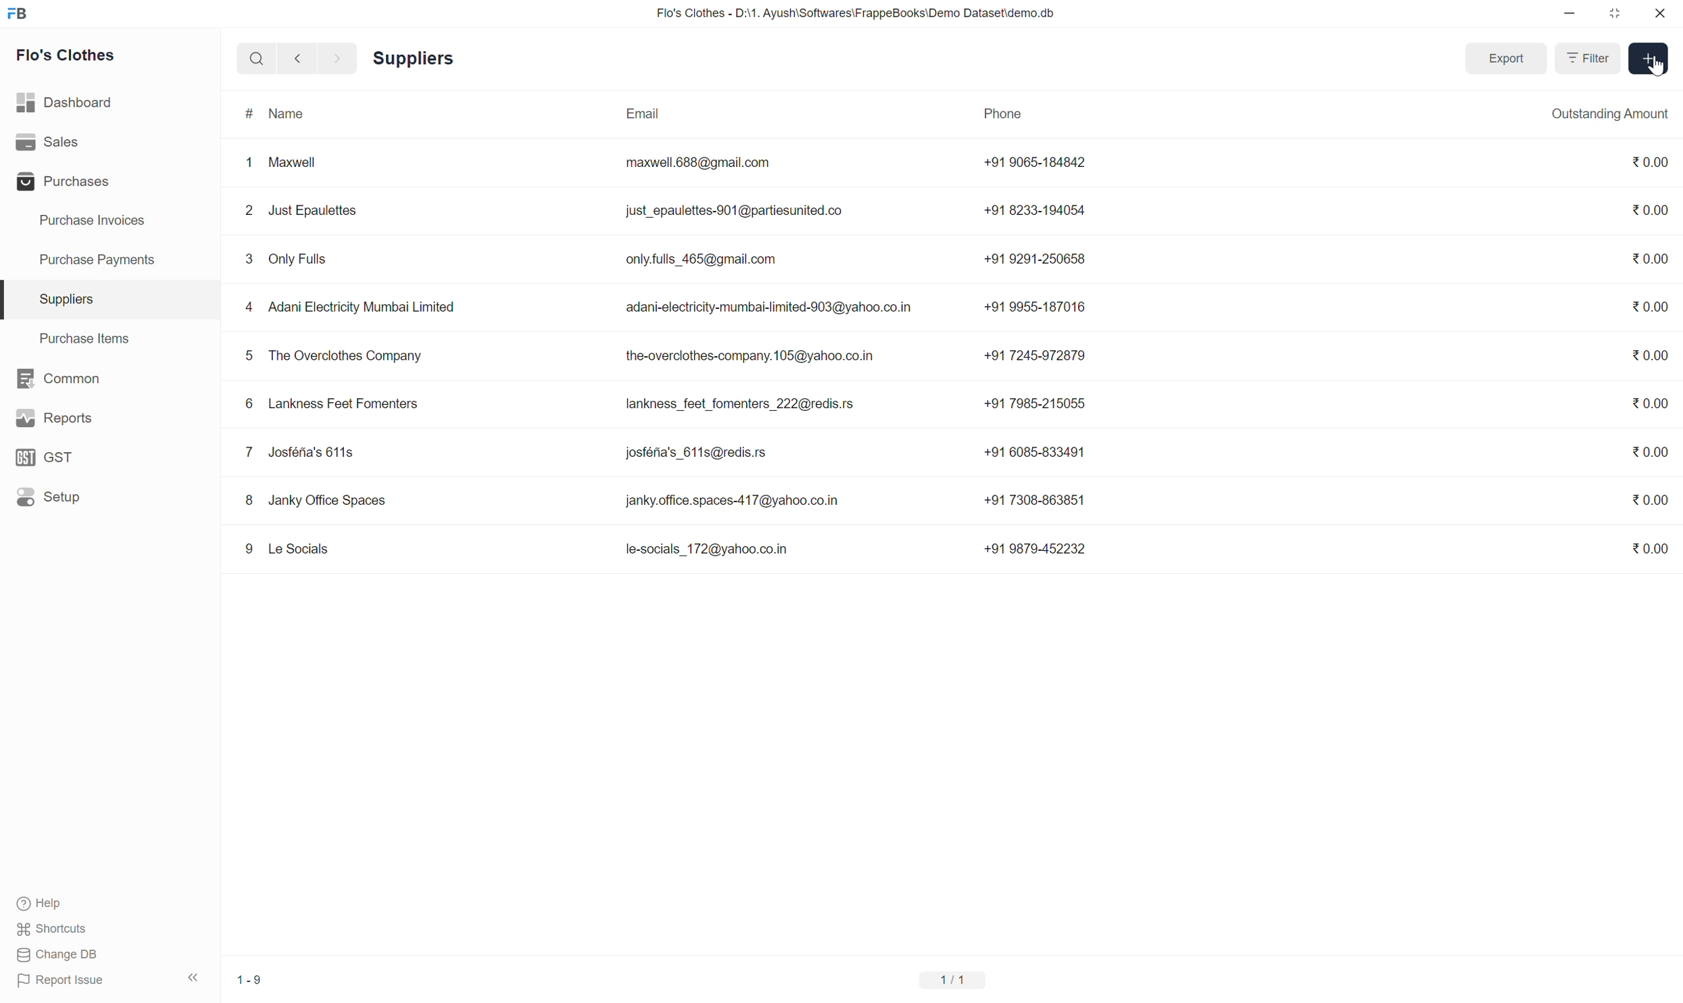 This screenshot has height=1003, width=1683. What do you see at coordinates (60, 954) in the screenshot?
I see `Change DB` at bounding box center [60, 954].